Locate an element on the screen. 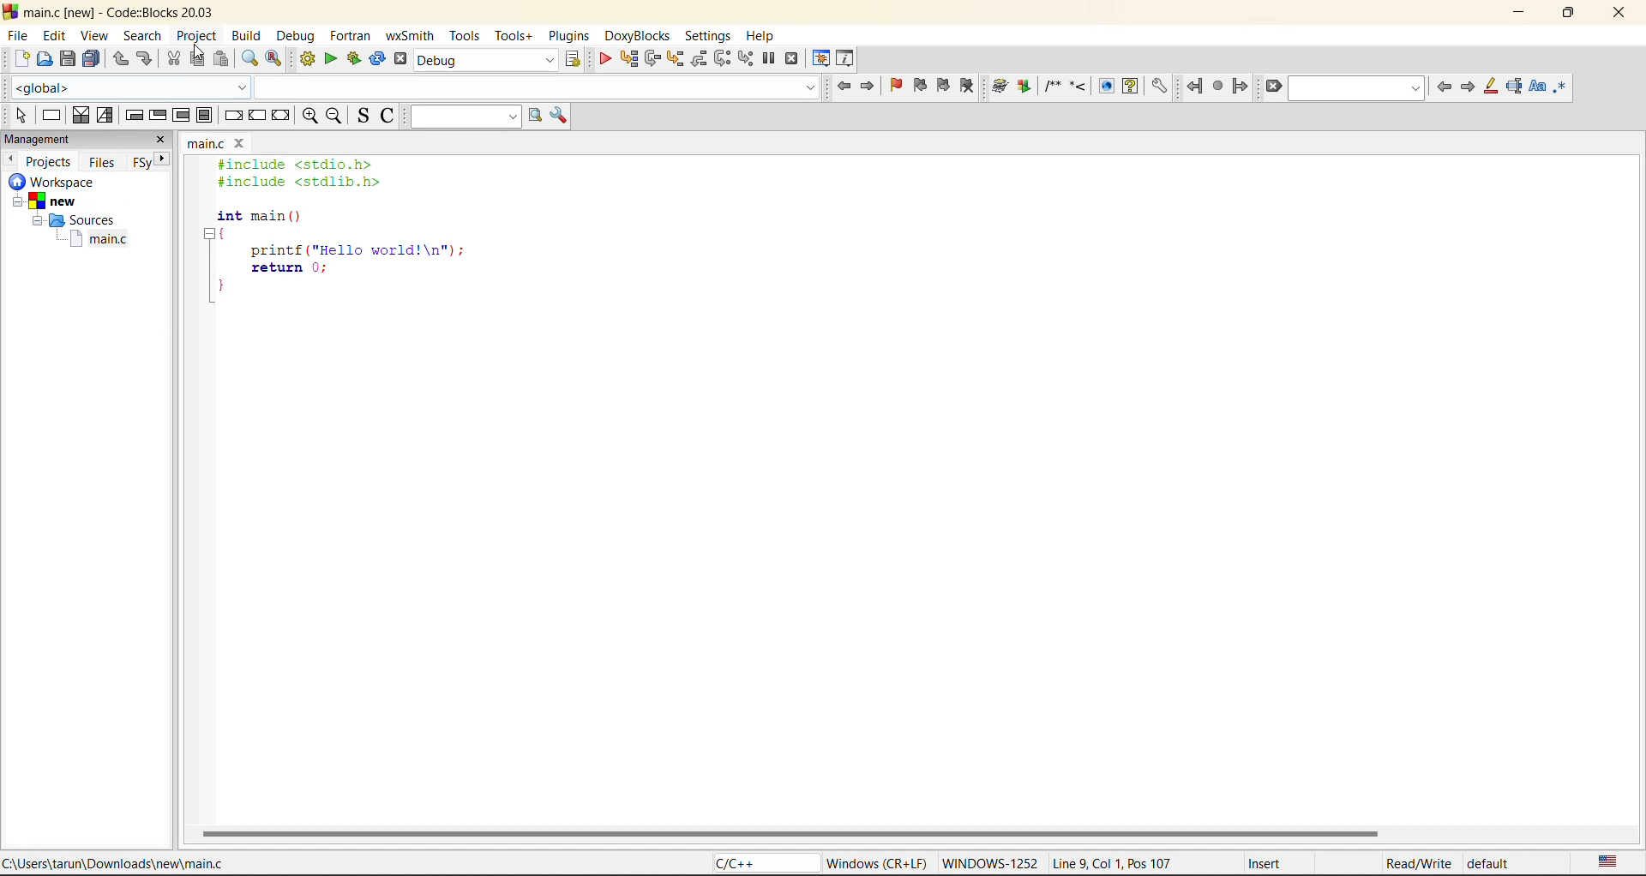 The image size is (1646, 876). Windows (CR + LF) is located at coordinates (878, 862).